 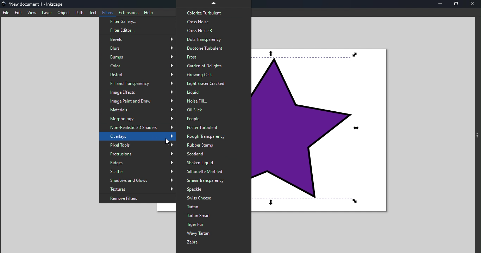 What do you see at coordinates (214, 198) in the screenshot?
I see `Swiss cheese` at bounding box center [214, 198].